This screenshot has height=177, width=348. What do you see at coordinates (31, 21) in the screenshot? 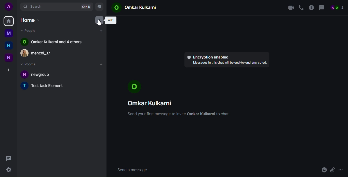
I see `home` at bounding box center [31, 21].